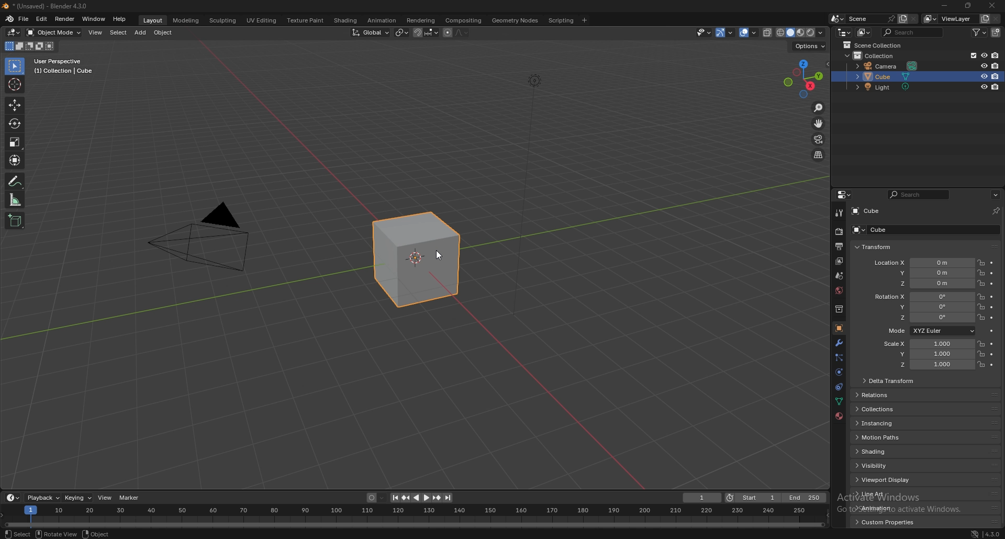  Describe the element at coordinates (926, 354) in the screenshot. I see `scale y` at that location.